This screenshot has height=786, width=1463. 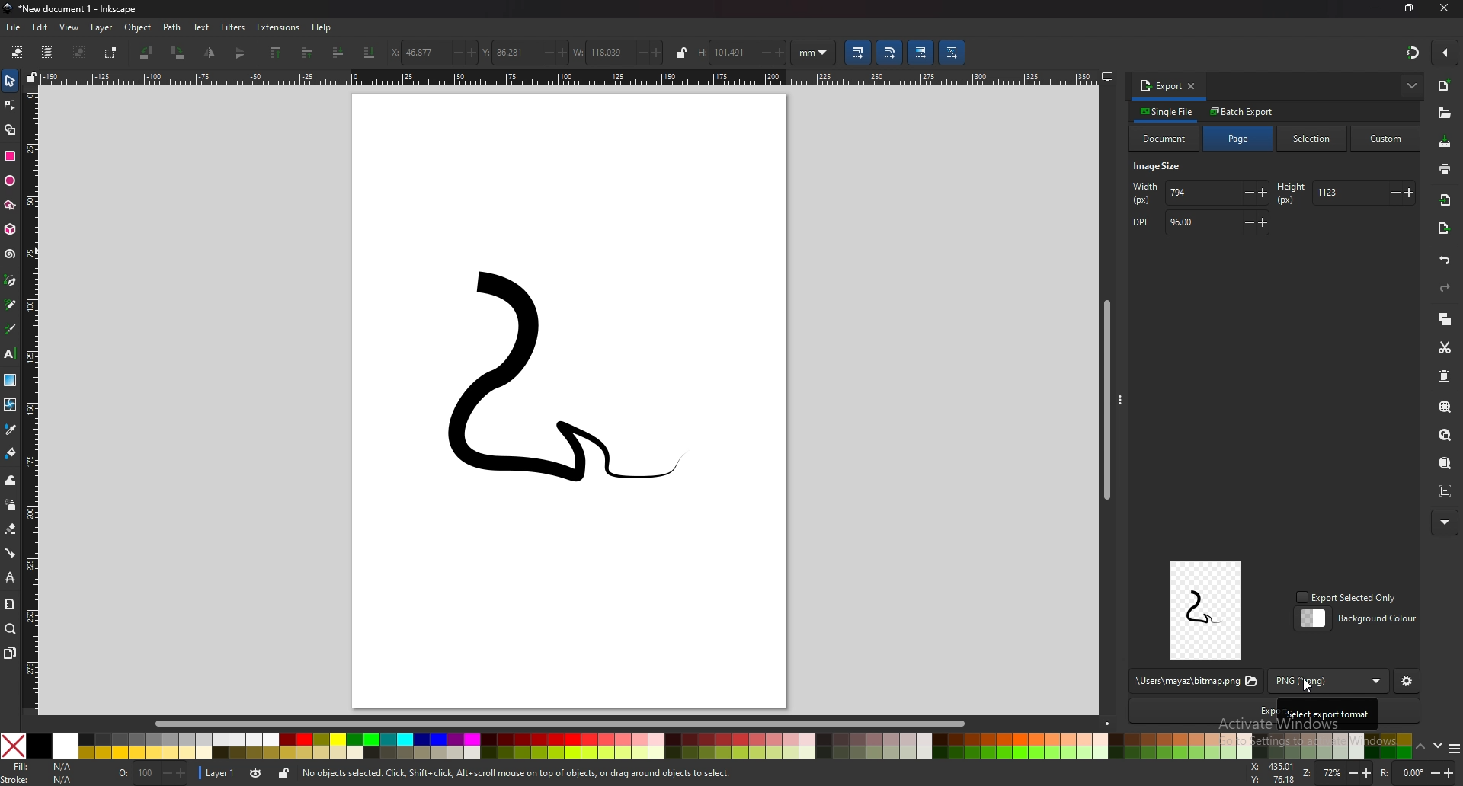 What do you see at coordinates (10, 129) in the screenshot?
I see `shape builder` at bounding box center [10, 129].